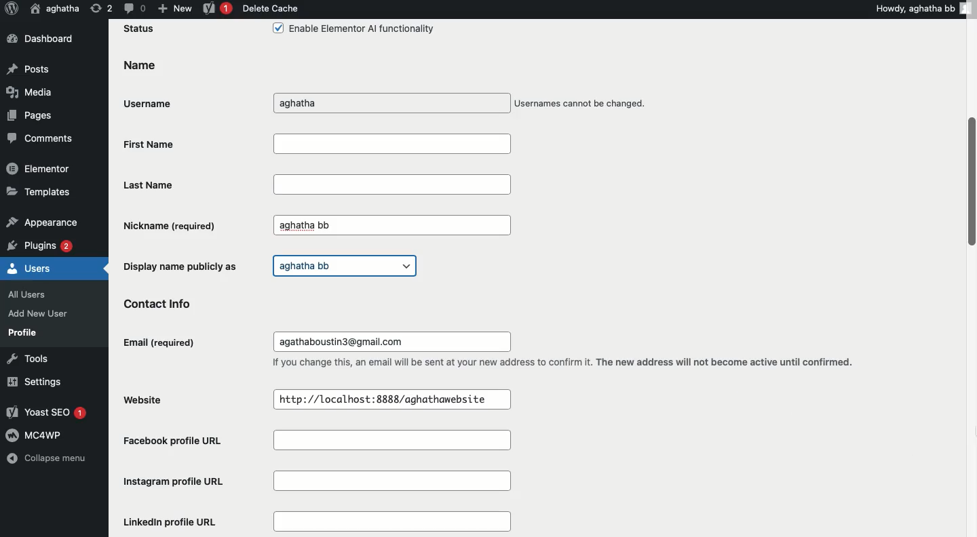 The height and width of the screenshot is (537, 977). Describe the element at coordinates (322, 442) in the screenshot. I see `Facebook profile URL` at that location.